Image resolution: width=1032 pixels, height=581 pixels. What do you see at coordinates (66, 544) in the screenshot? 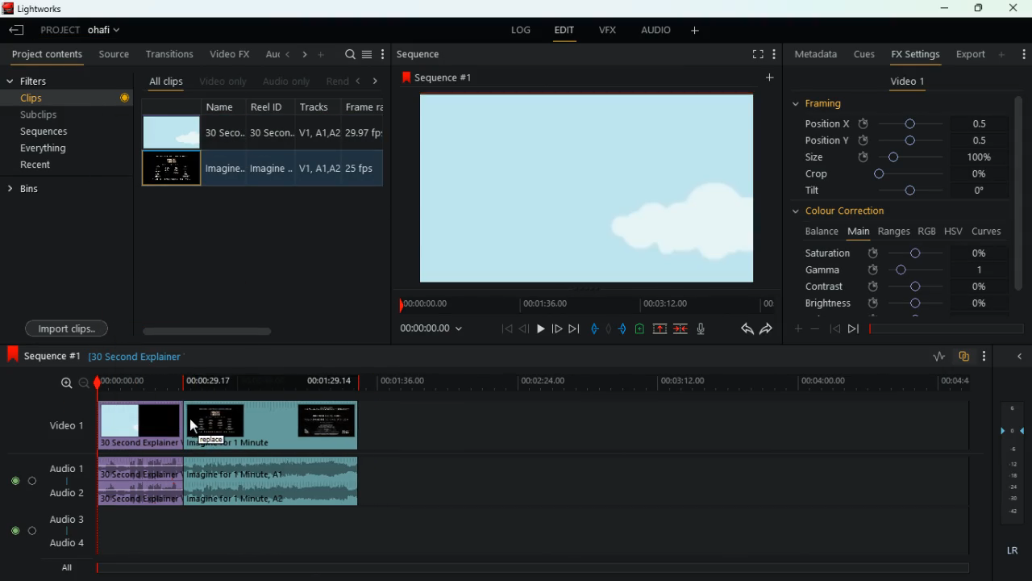
I see `audio 4` at bounding box center [66, 544].